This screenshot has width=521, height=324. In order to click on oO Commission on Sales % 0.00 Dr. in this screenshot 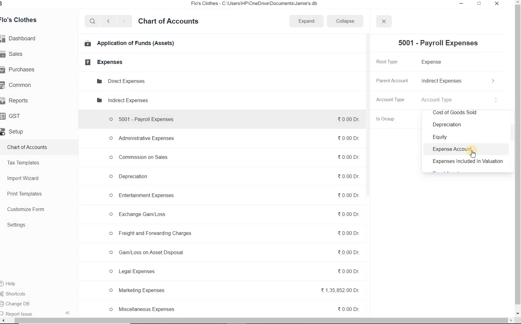, I will do `click(234, 157)`.